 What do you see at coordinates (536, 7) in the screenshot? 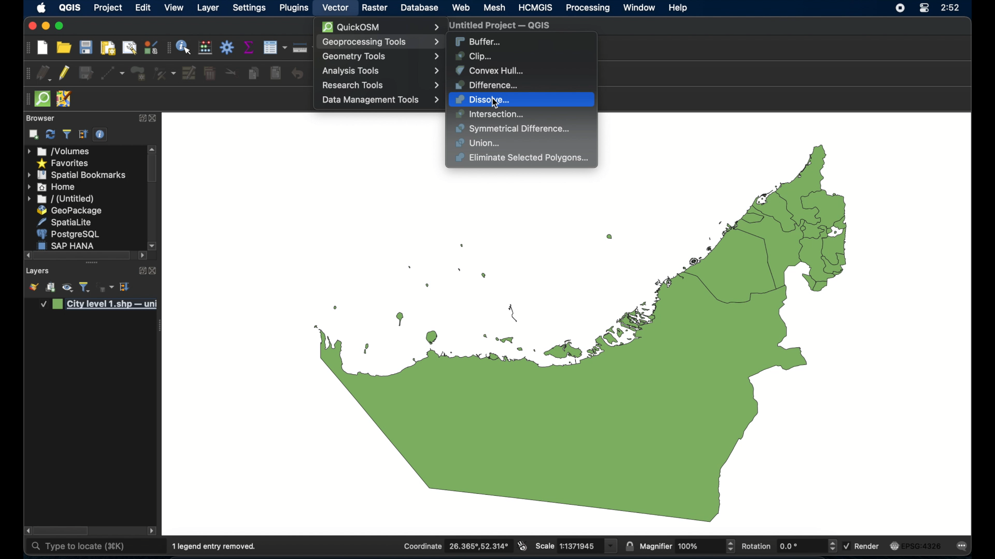
I see `HCMGIS` at bounding box center [536, 7].